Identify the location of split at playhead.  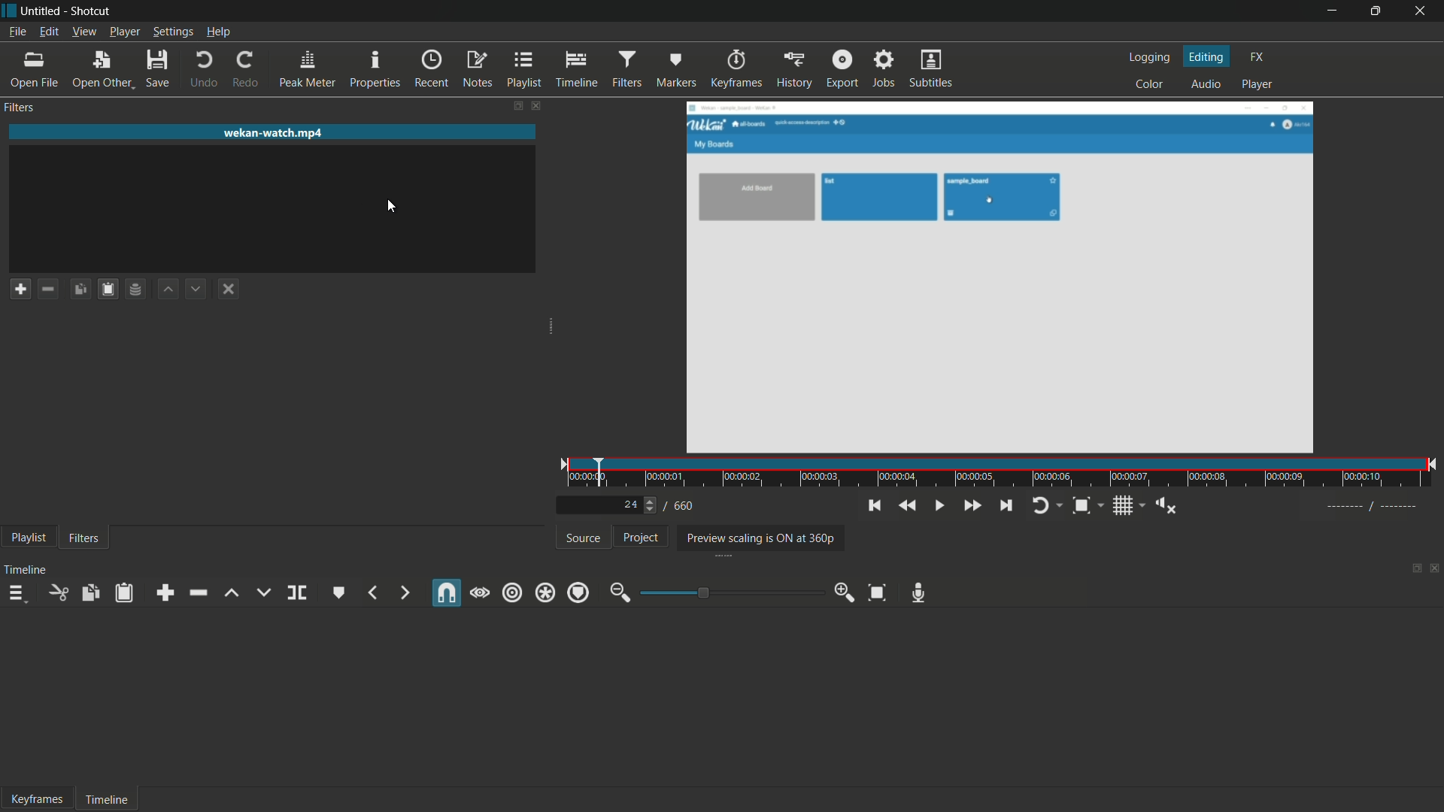
(299, 592).